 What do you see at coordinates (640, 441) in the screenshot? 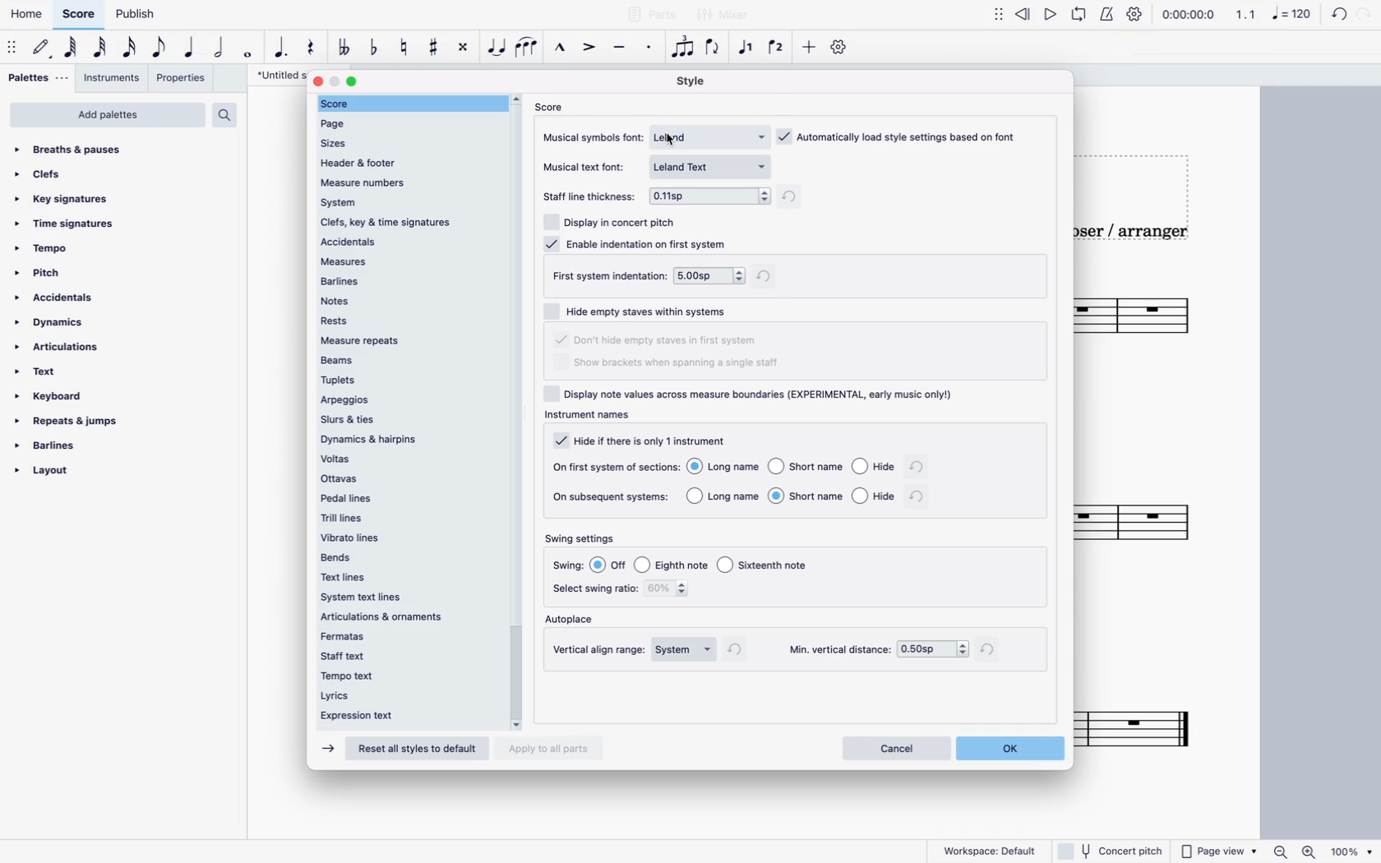
I see `hide` at bounding box center [640, 441].